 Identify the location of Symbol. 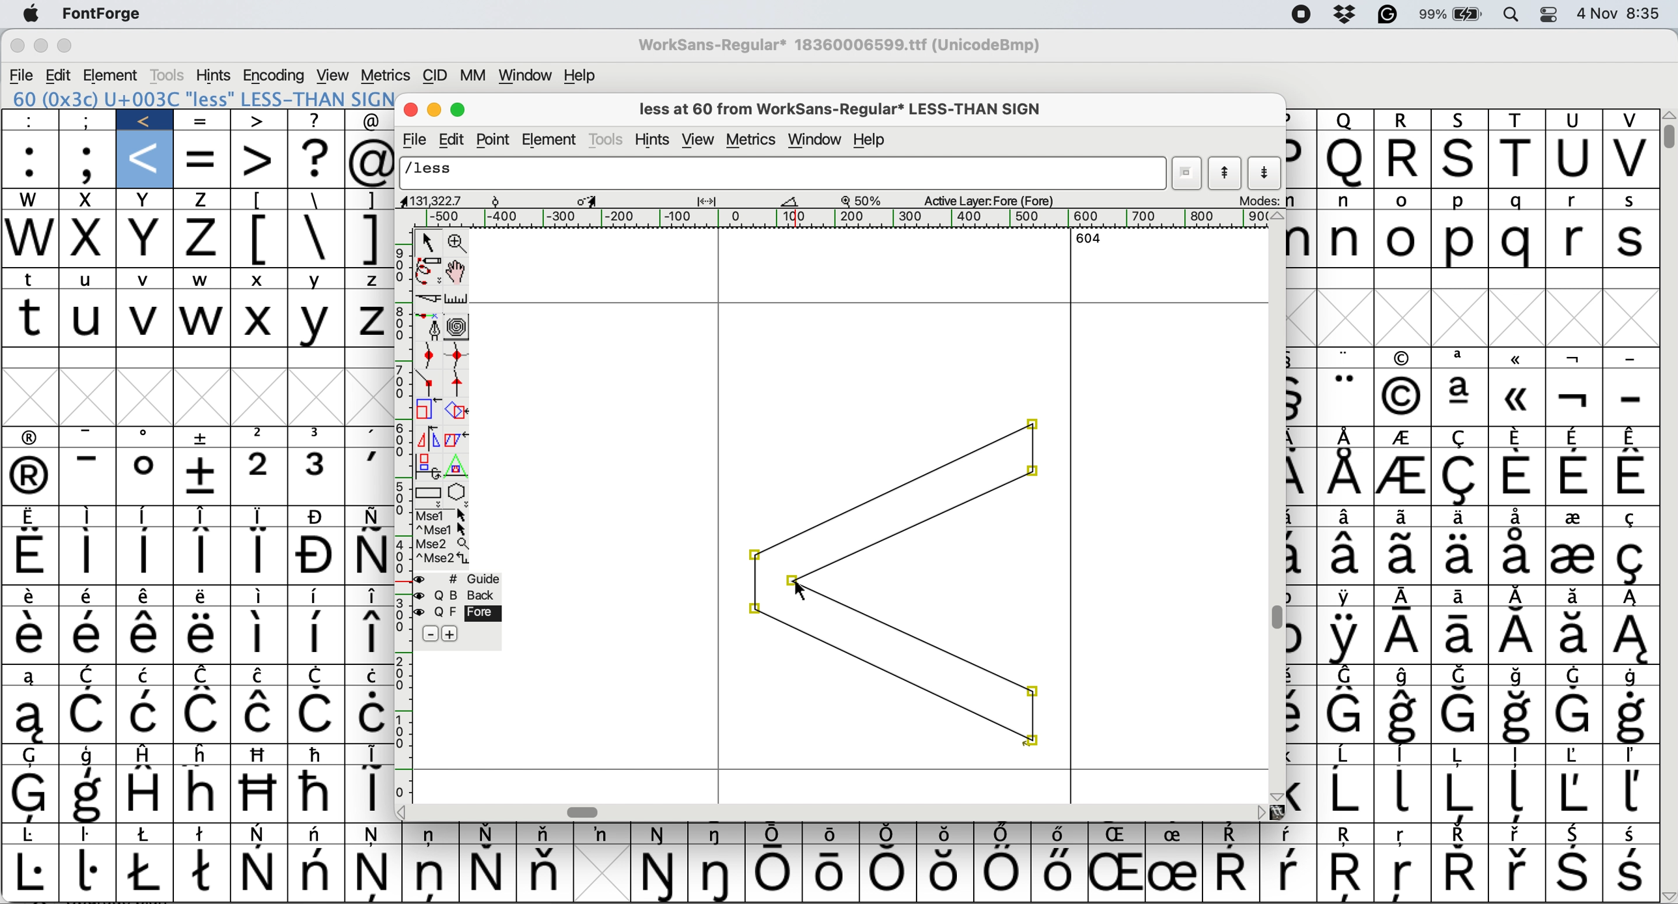
(1576, 477).